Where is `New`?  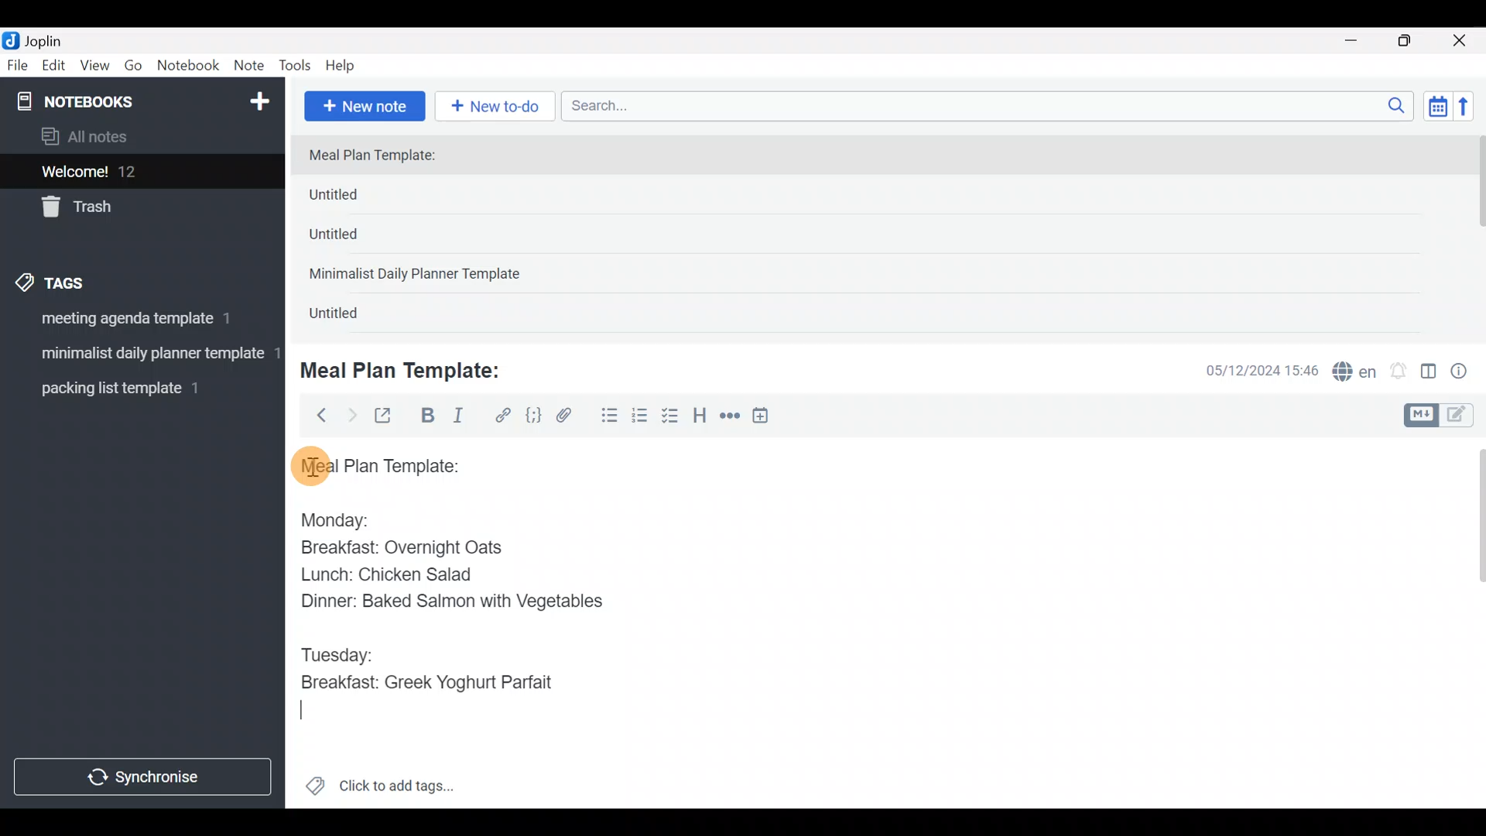
New is located at coordinates (259, 98).